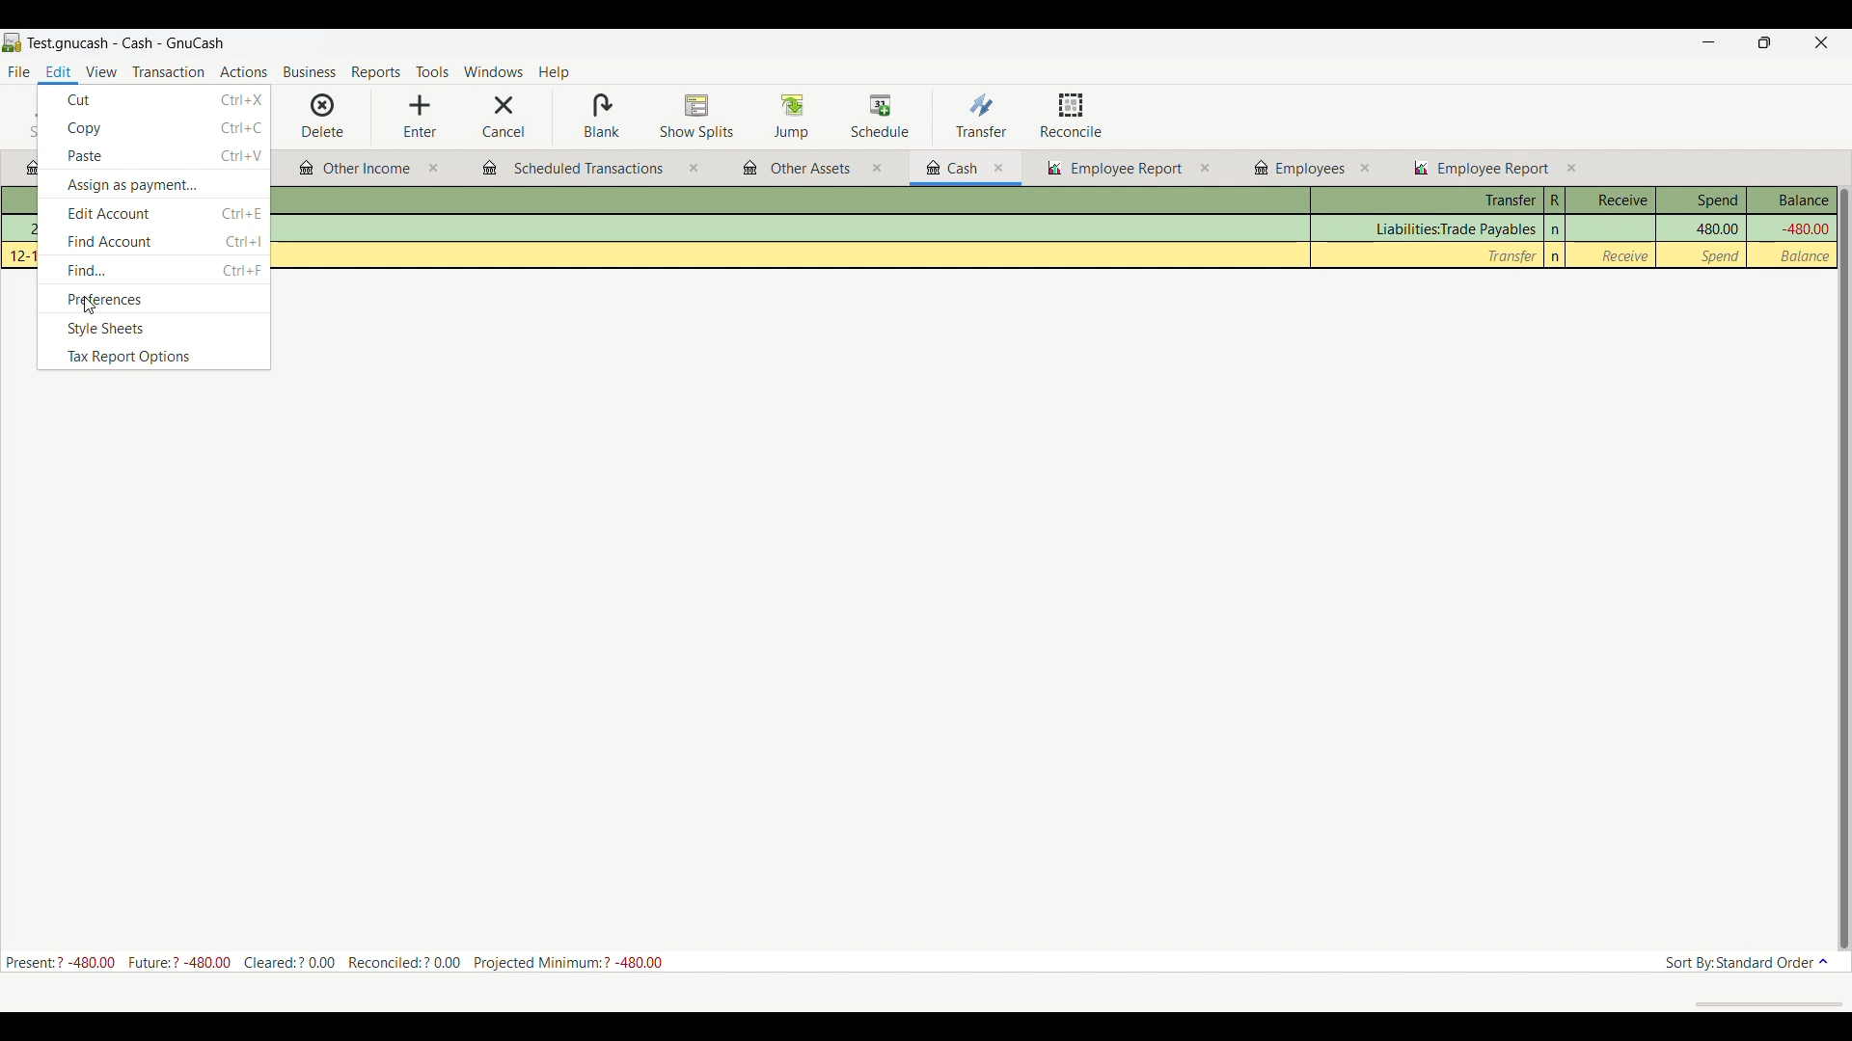 The image size is (1852, 1041). Describe the element at coordinates (1821, 42) in the screenshot. I see `Close interface` at that location.